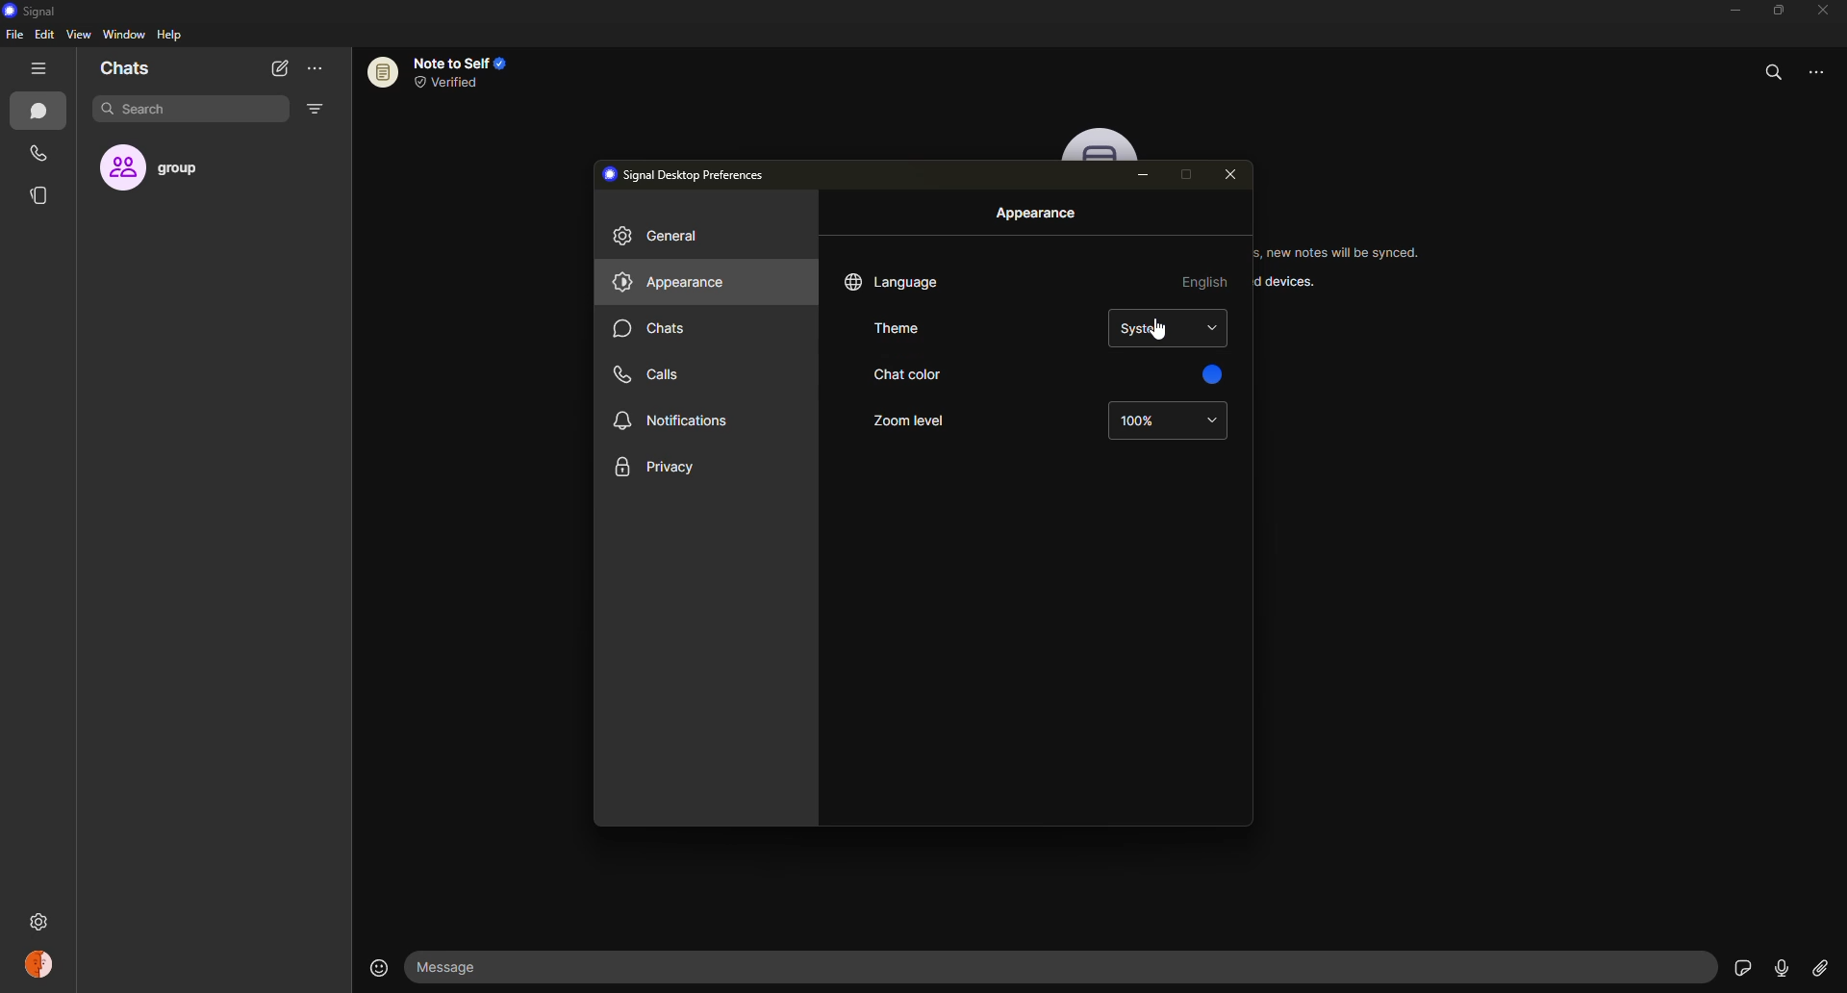 This screenshot has height=993, width=1847. What do you see at coordinates (44, 34) in the screenshot?
I see `edit` at bounding box center [44, 34].